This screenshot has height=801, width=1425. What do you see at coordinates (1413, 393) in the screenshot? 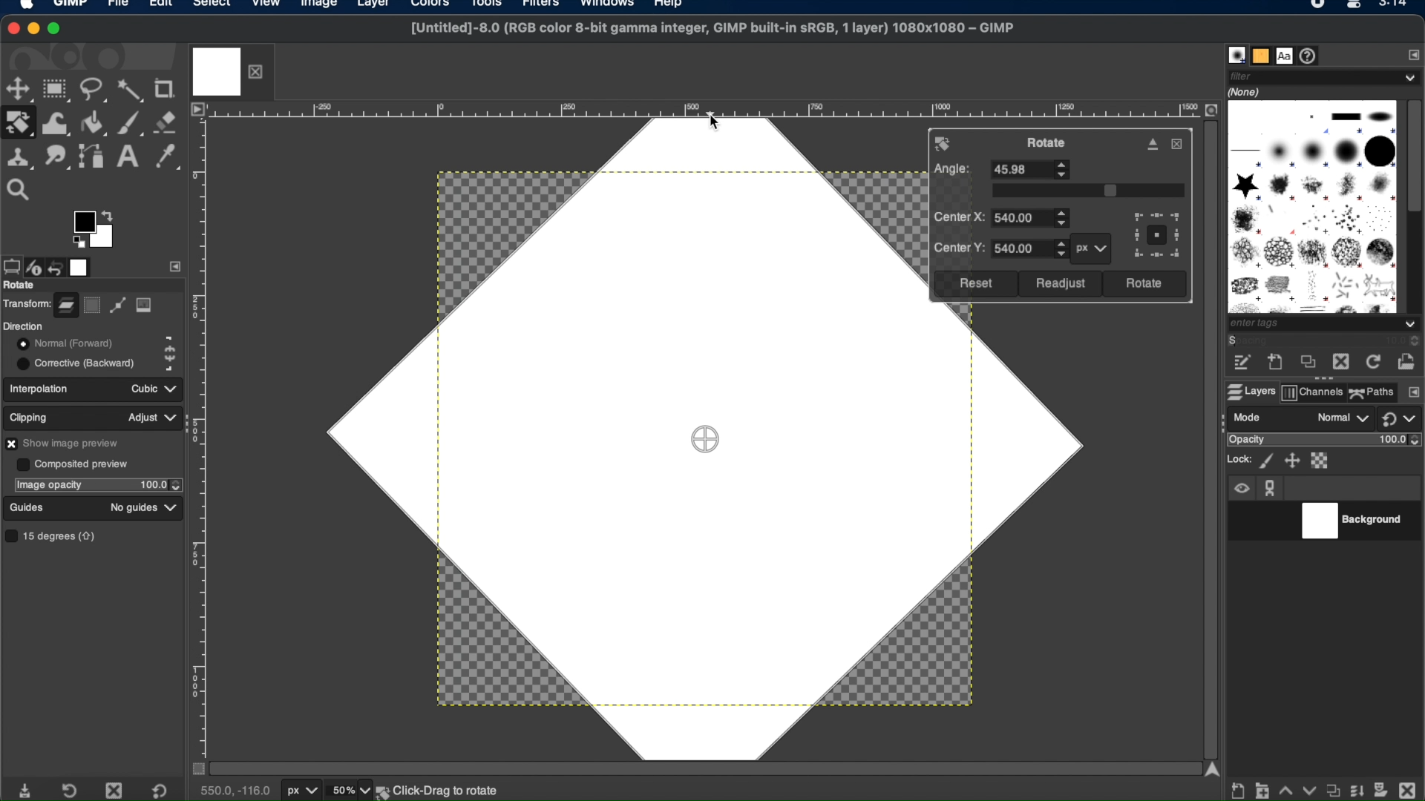
I see `configure this tab` at bounding box center [1413, 393].